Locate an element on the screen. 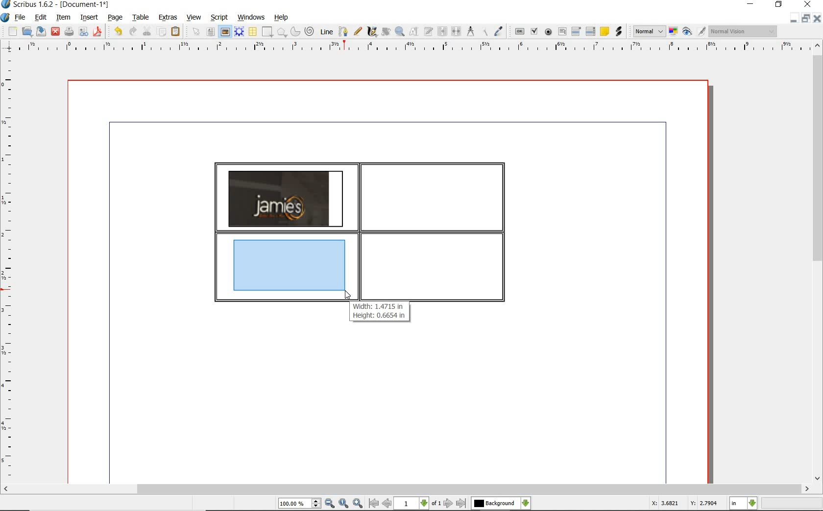  scrollbar is located at coordinates (817, 263).